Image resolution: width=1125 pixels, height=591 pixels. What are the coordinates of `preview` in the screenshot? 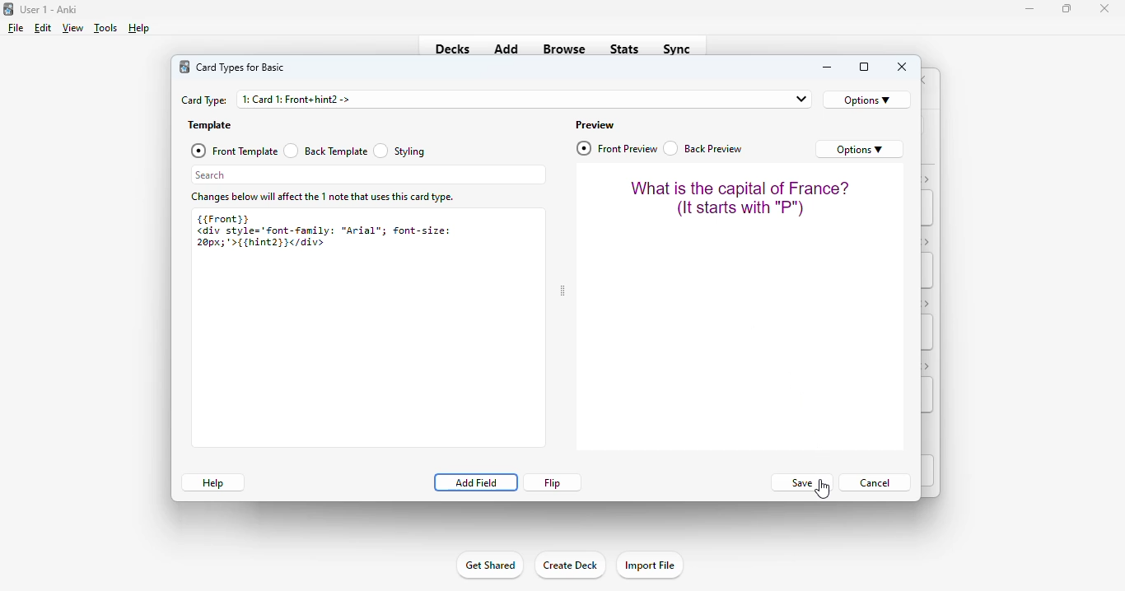 It's located at (595, 125).